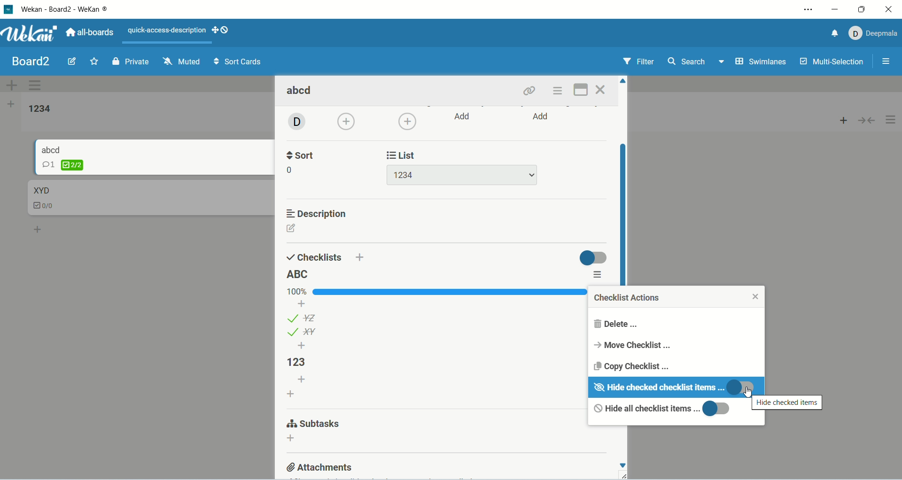 The height and width of the screenshot is (480, 902). I want to click on collapse, so click(869, 122).